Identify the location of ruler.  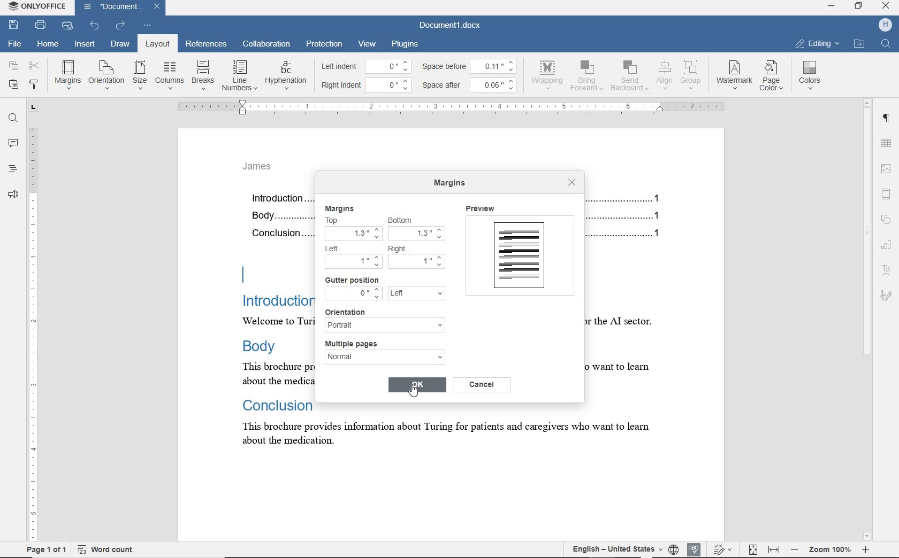
(33, 321).